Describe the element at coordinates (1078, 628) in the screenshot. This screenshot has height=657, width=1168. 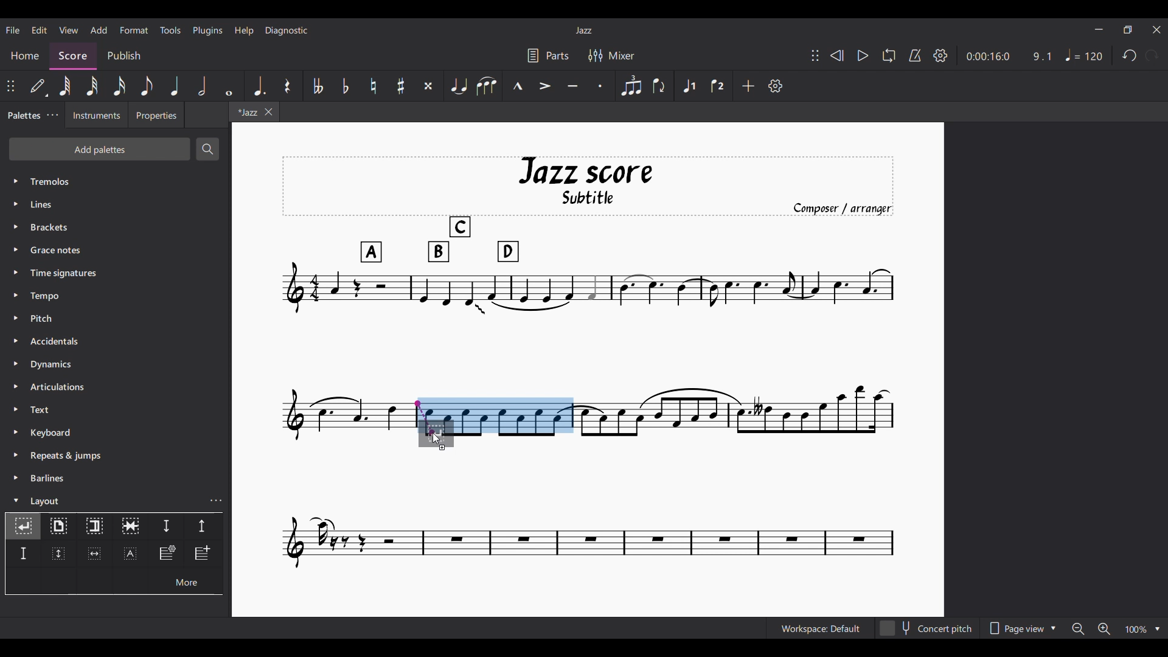
I see `Zoom out` at that location.